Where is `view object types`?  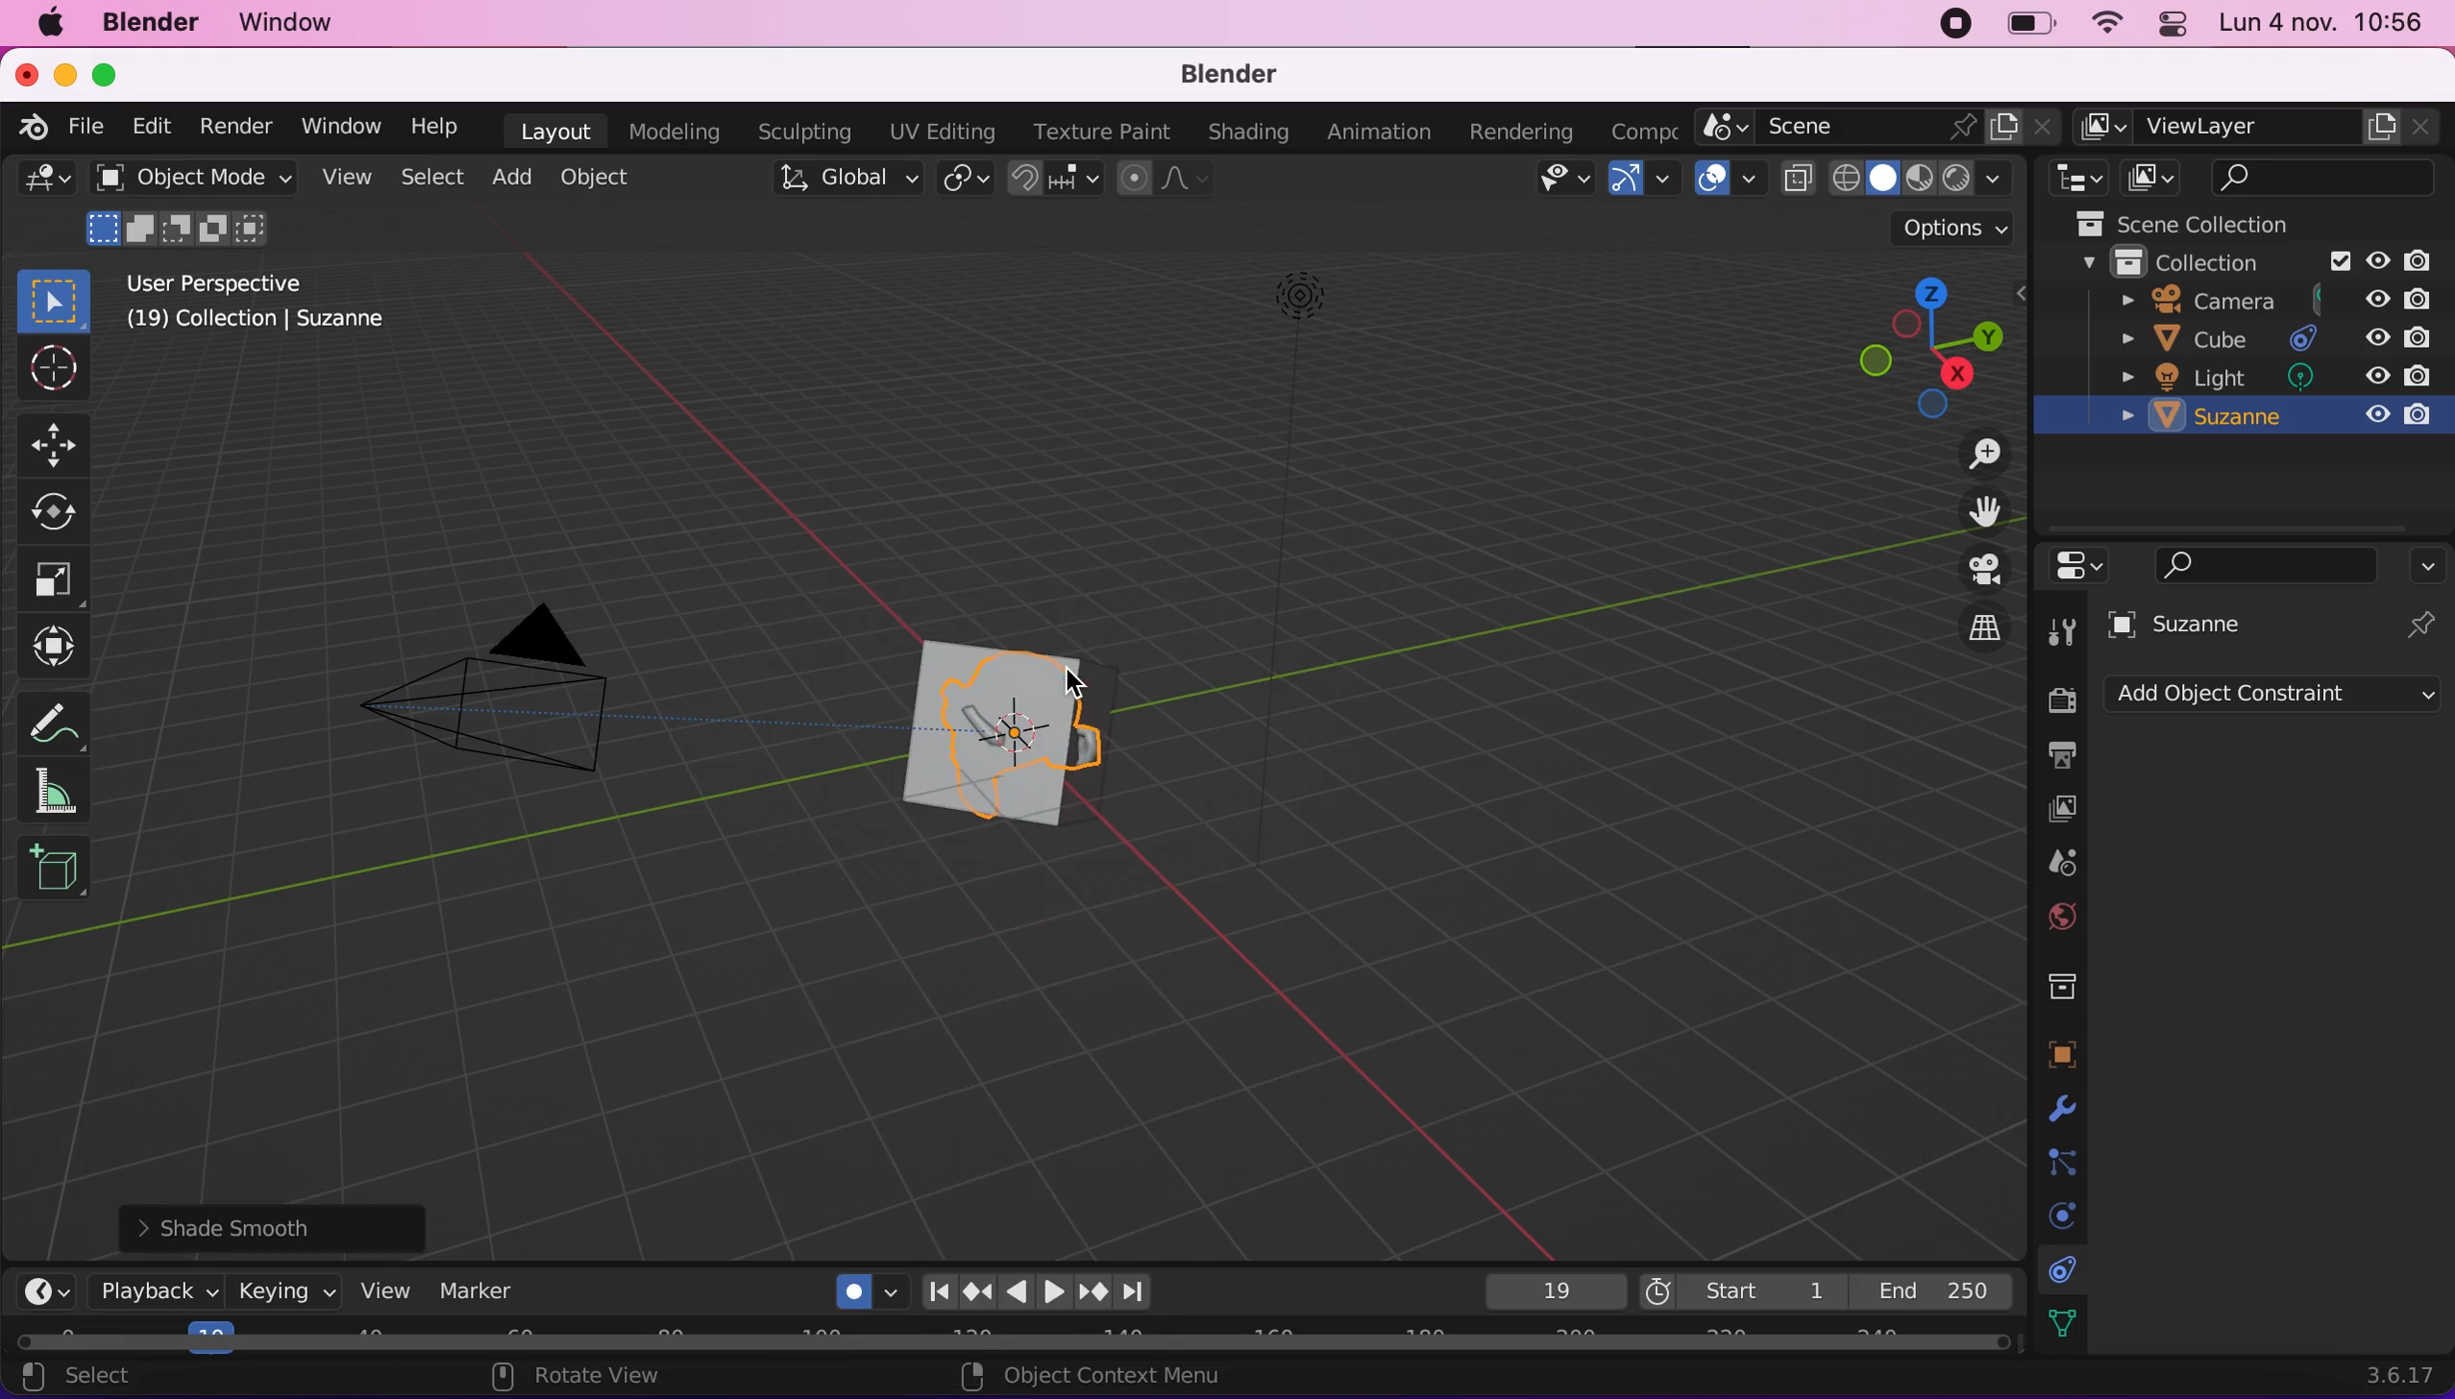 view object types is located at coordinates (1558, 182).